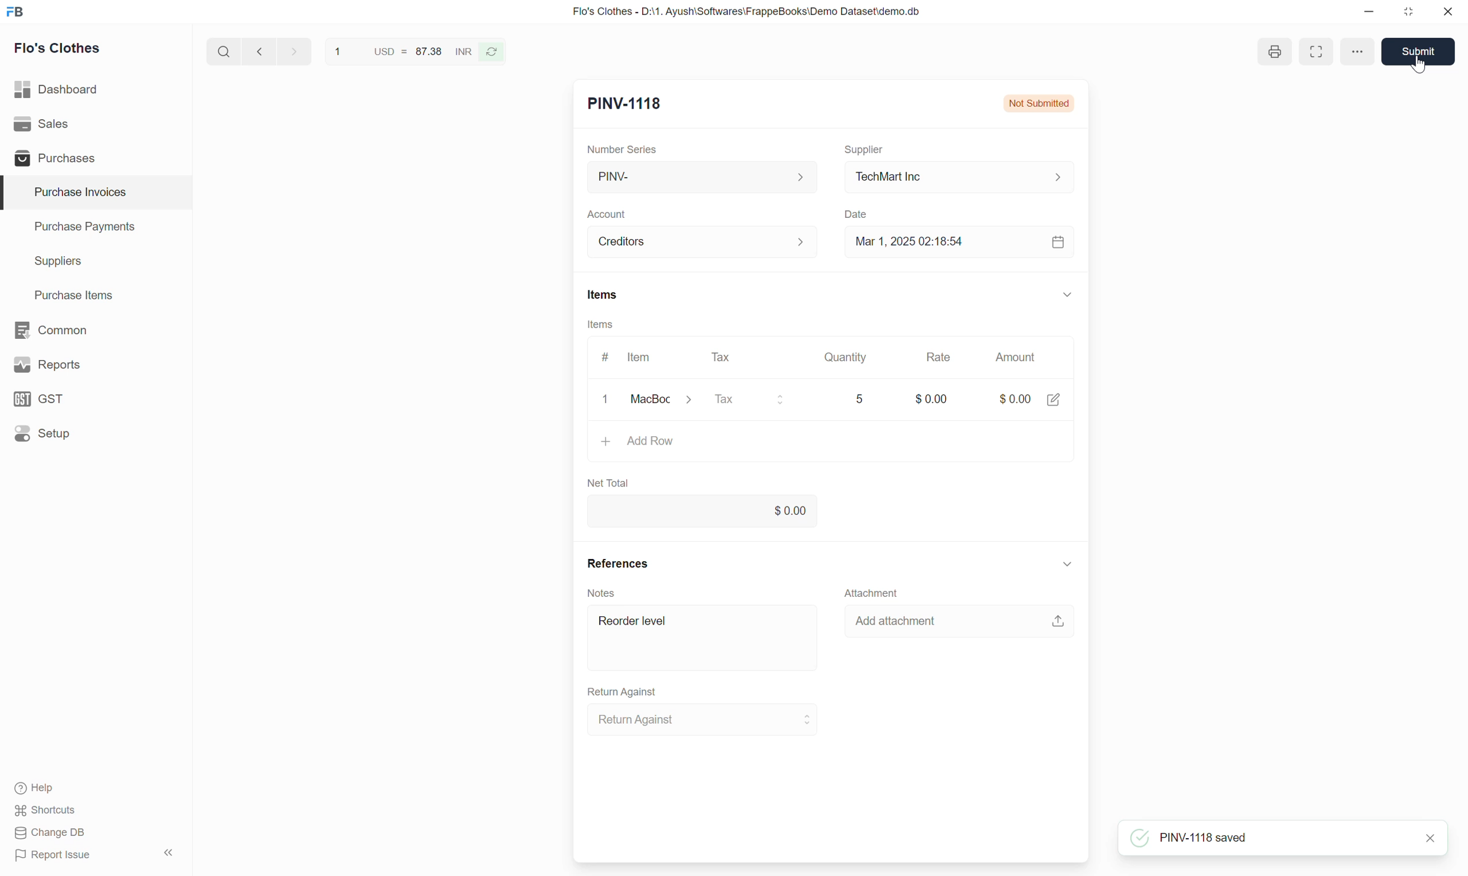  I want to click on Return Against, so click(704, 720).